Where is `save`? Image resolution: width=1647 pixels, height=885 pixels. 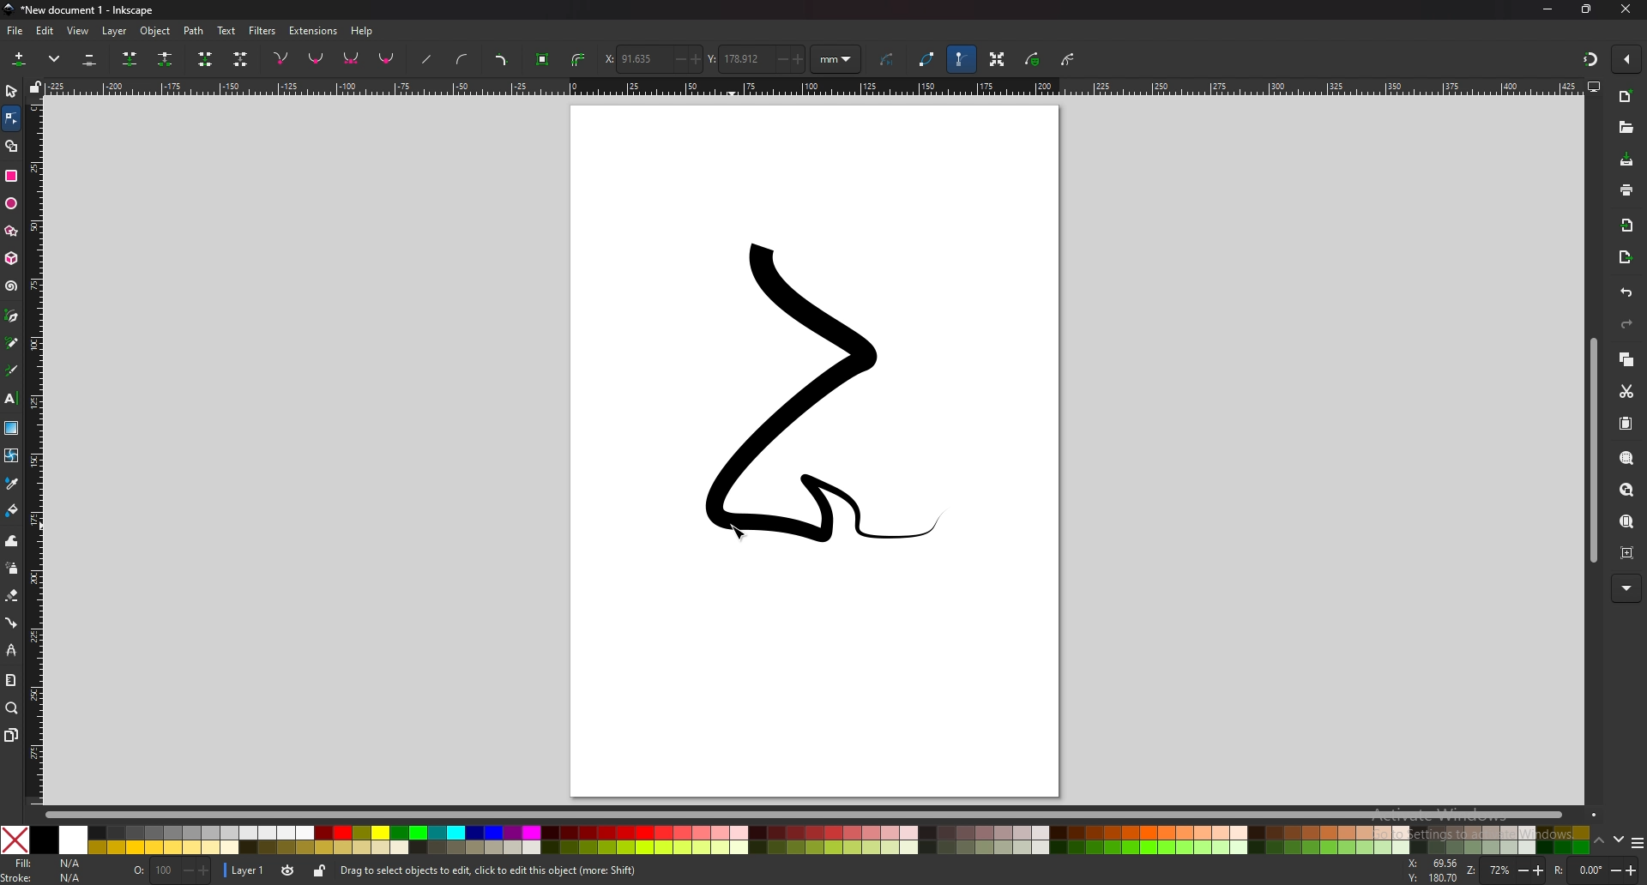
save is located at coordinates (1626, 161).